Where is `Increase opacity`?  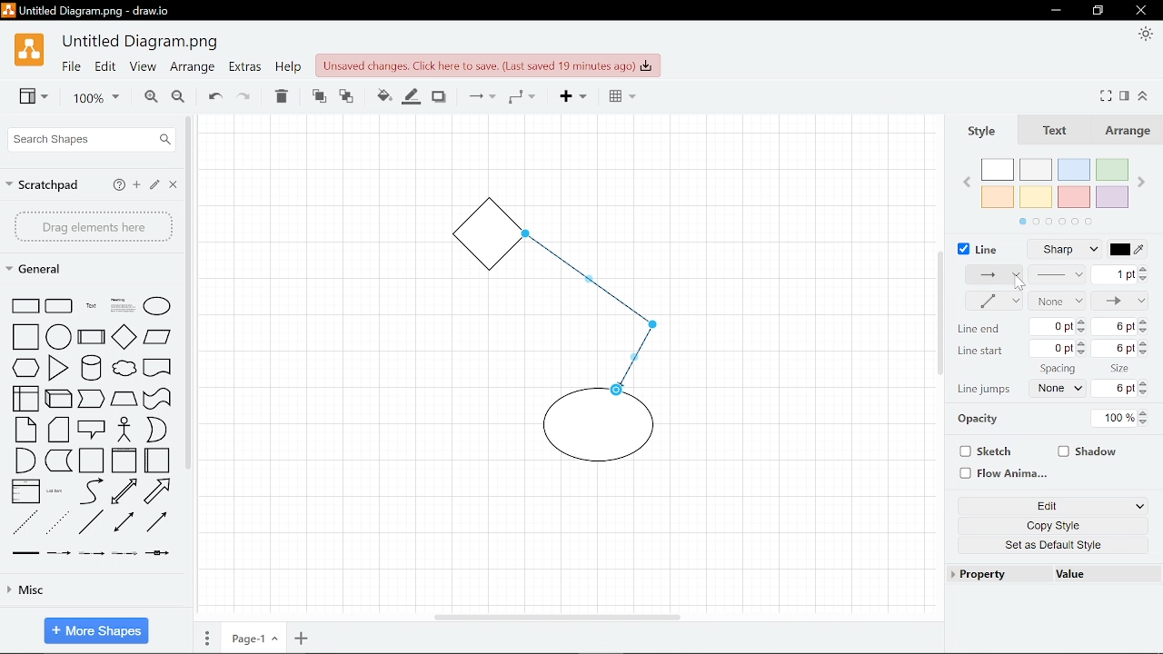
Increase opacity is located at coordinates (1146, 413).